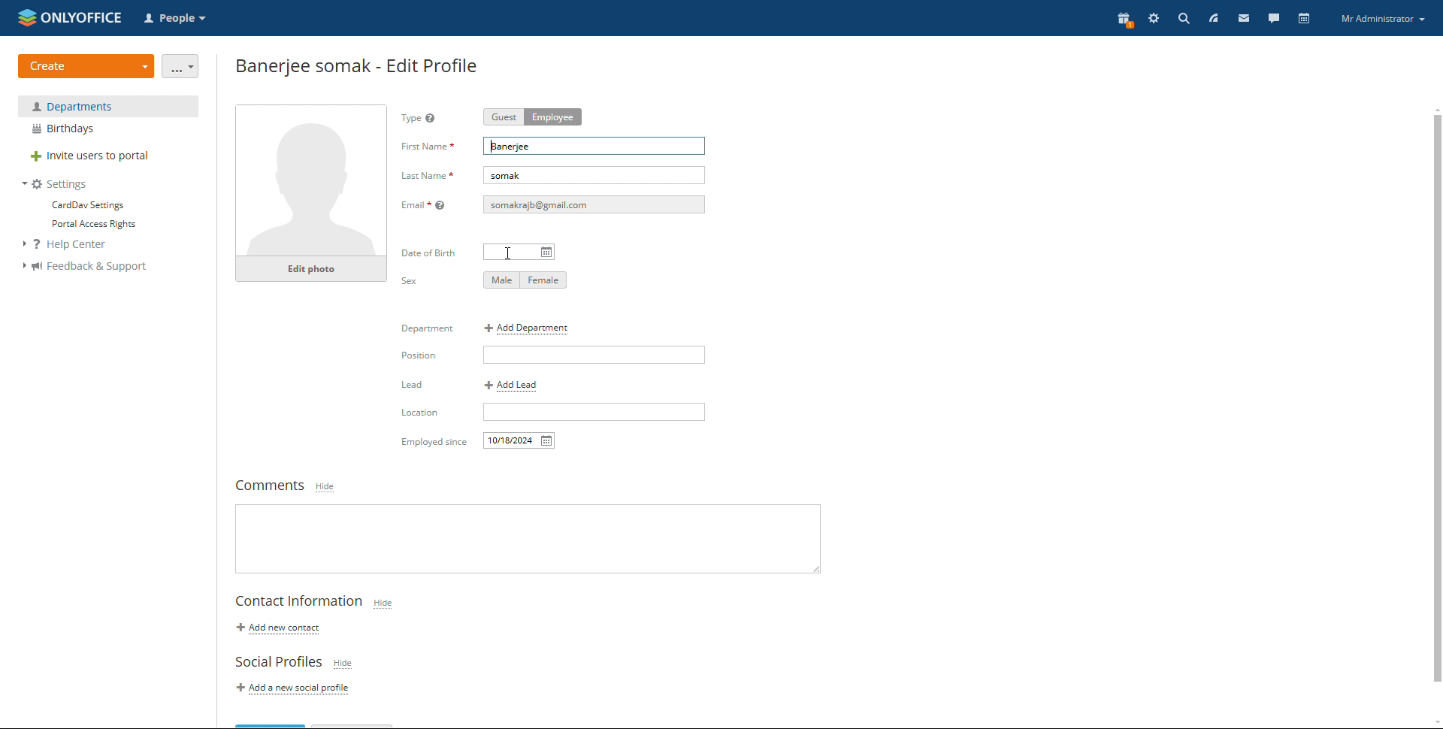  I want to click on more actions, so click(181, 66).